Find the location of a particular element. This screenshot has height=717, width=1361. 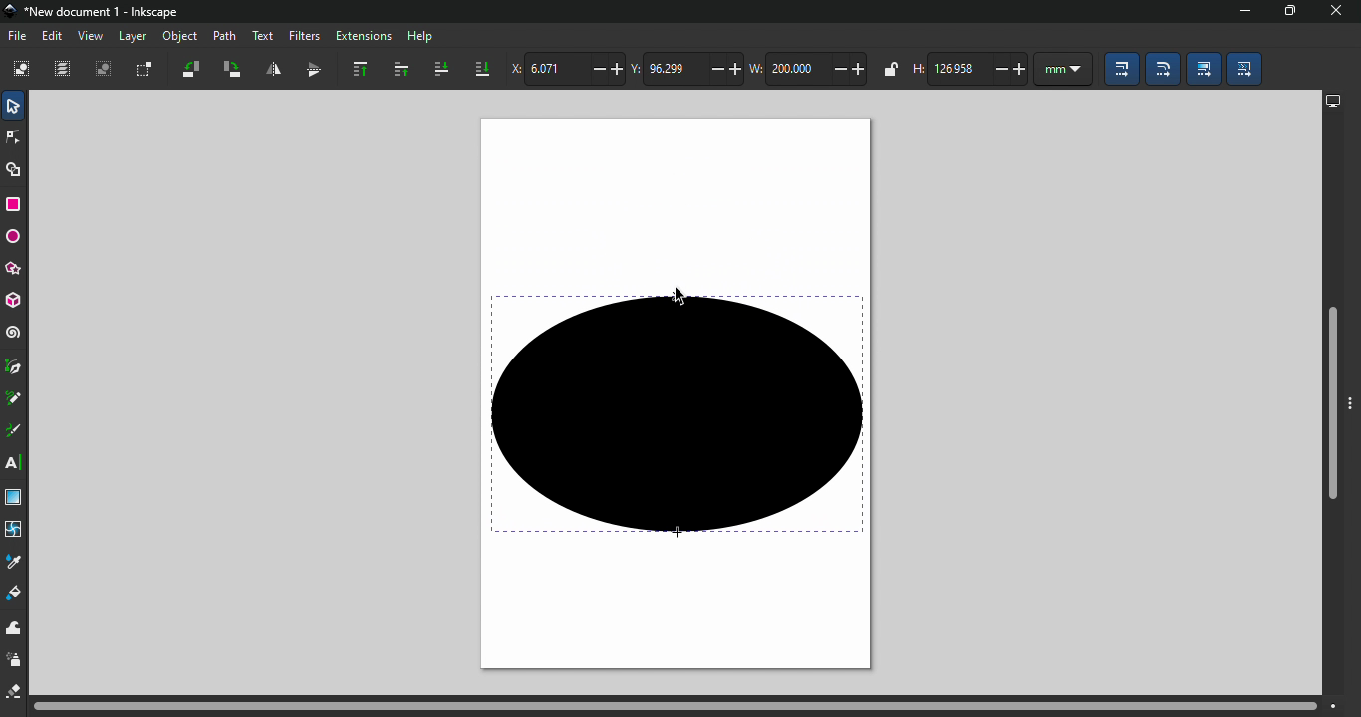

Horizontal coordinate of selection is located at coordinates (569, 70).